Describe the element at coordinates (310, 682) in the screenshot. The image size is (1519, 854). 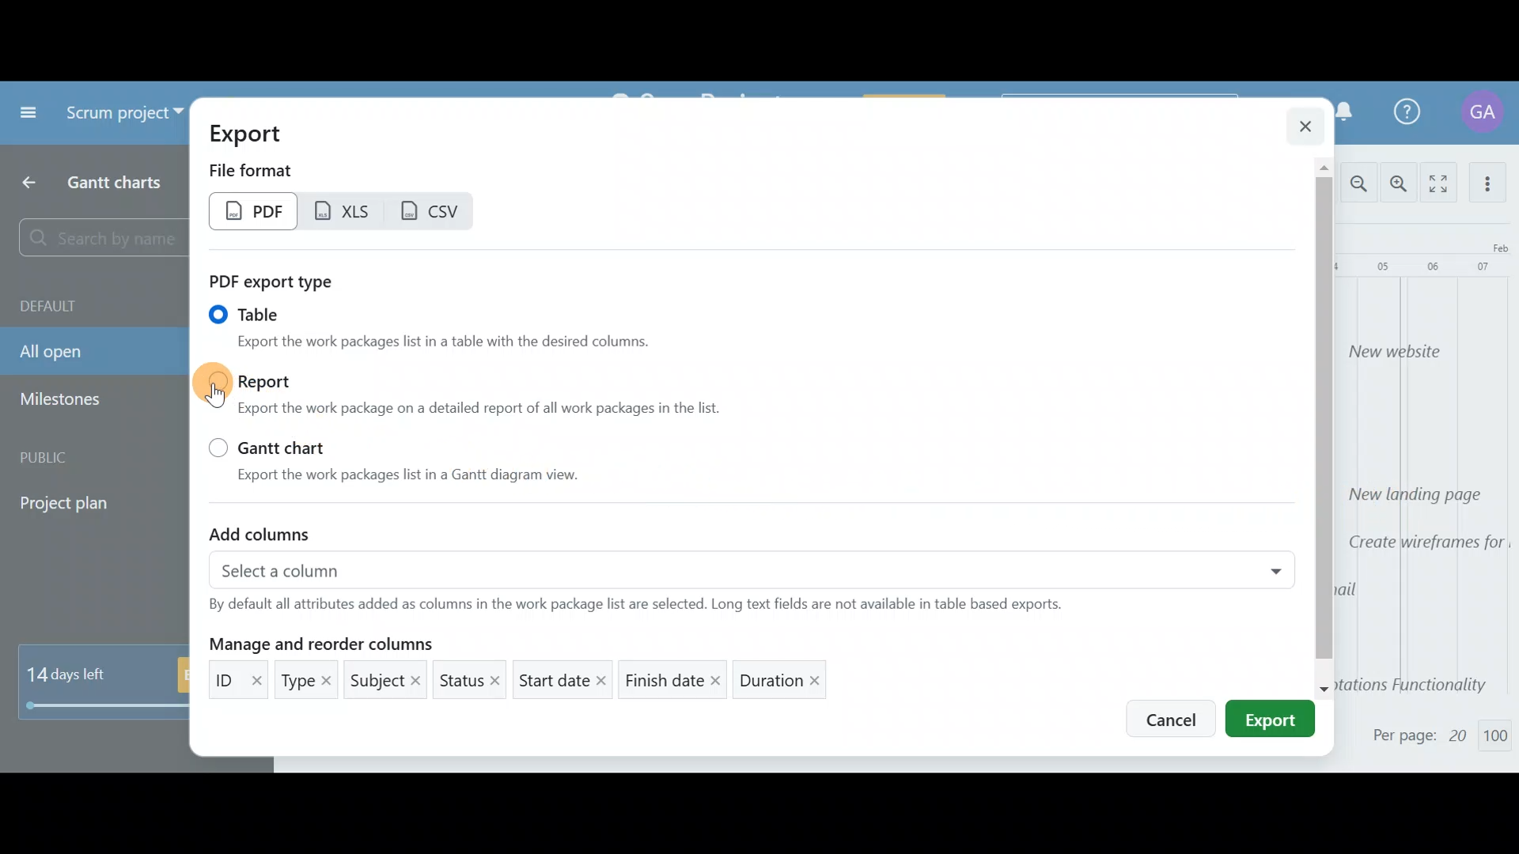
I see `Type` at that location.